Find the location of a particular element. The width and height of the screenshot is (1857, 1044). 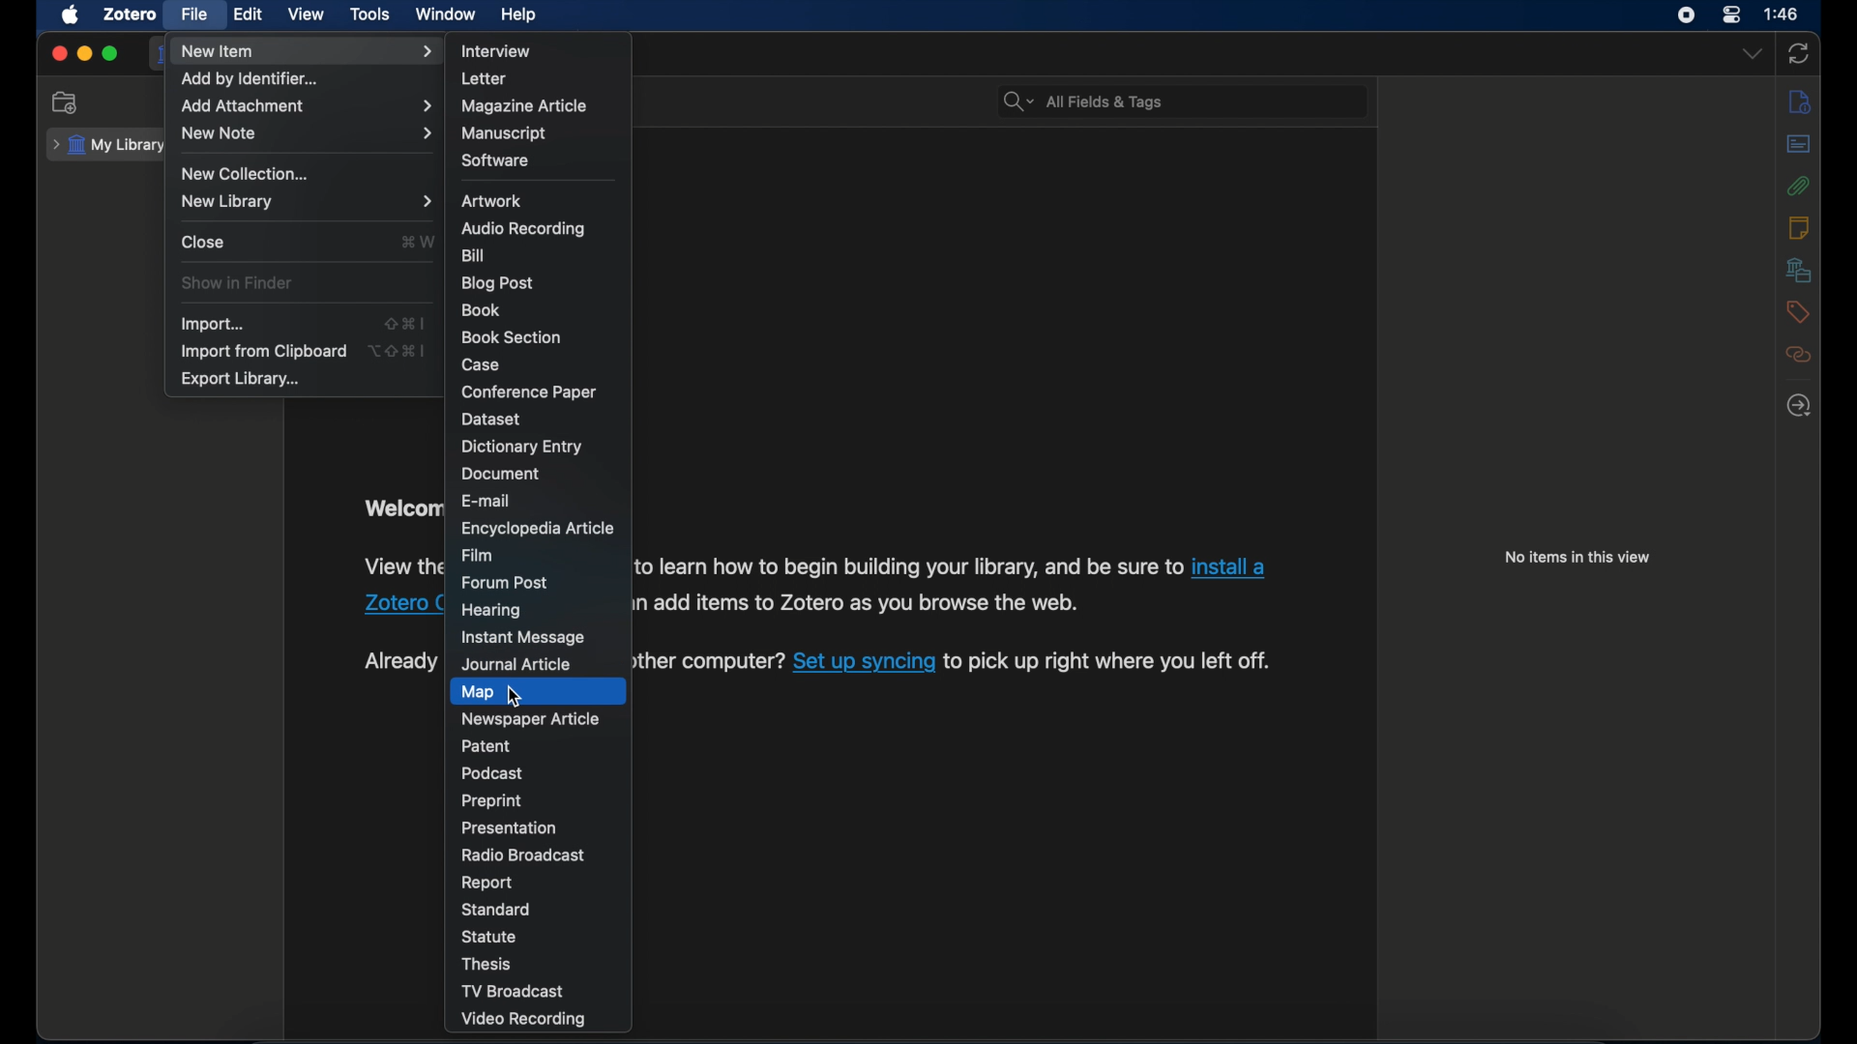

locate is located at coordinates (1799, 405).